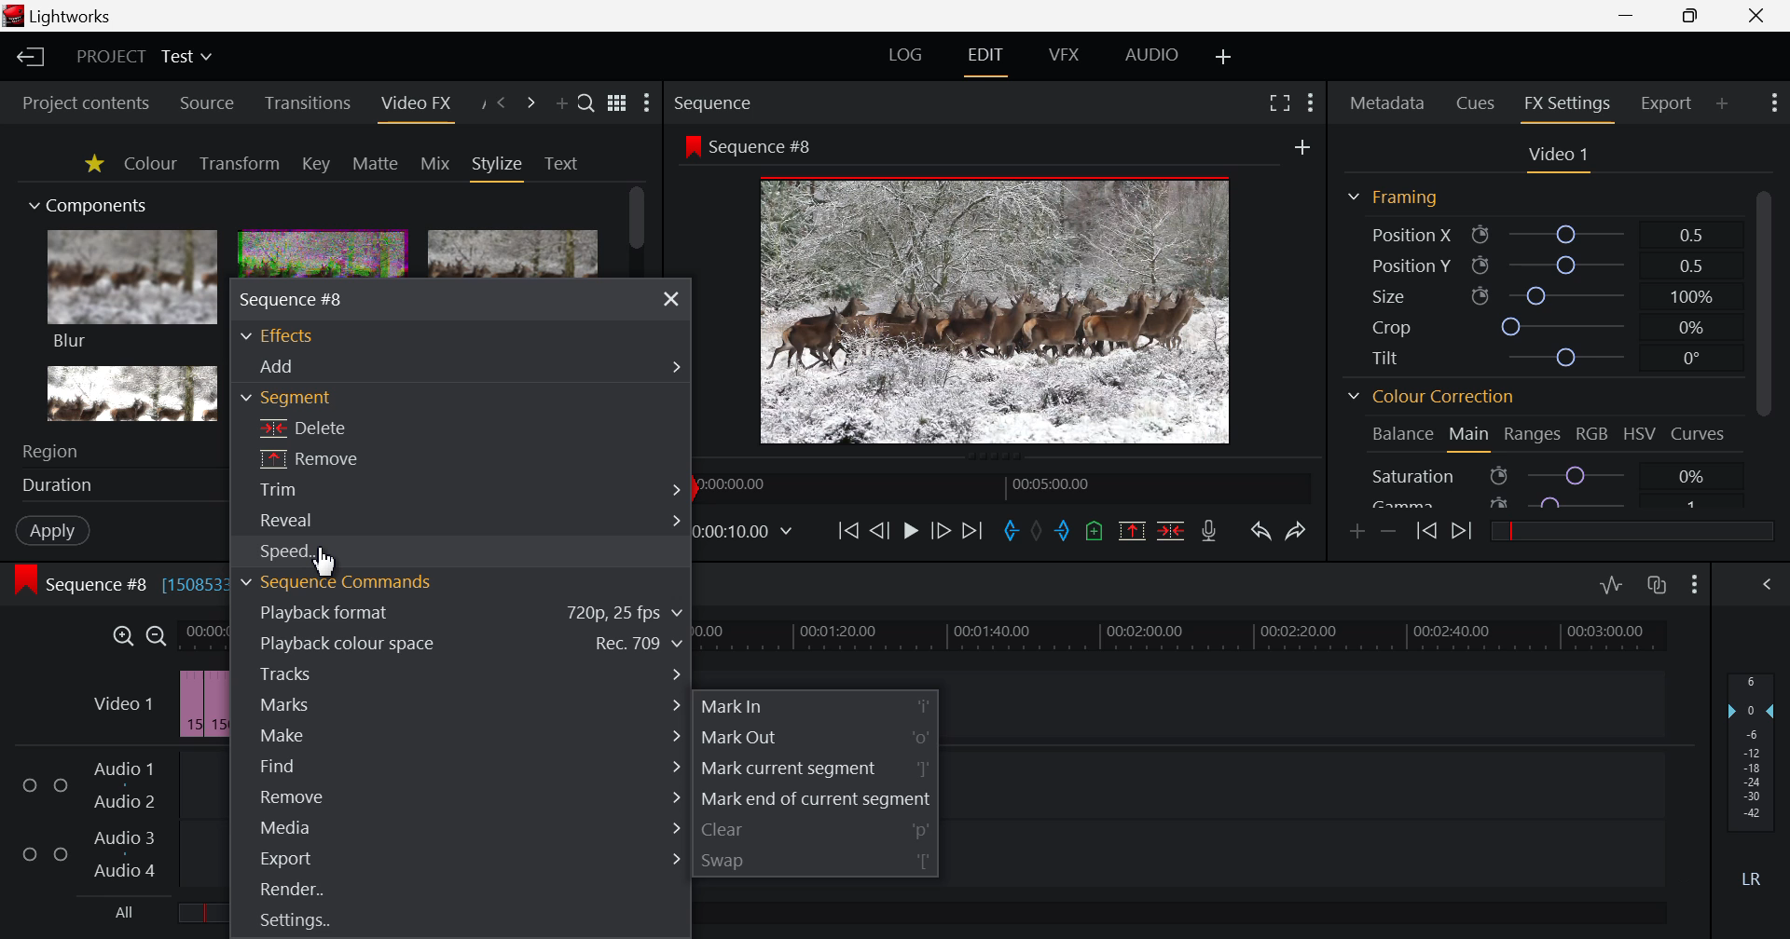  I want to click on Cursor on Speed, so click(296, 551).